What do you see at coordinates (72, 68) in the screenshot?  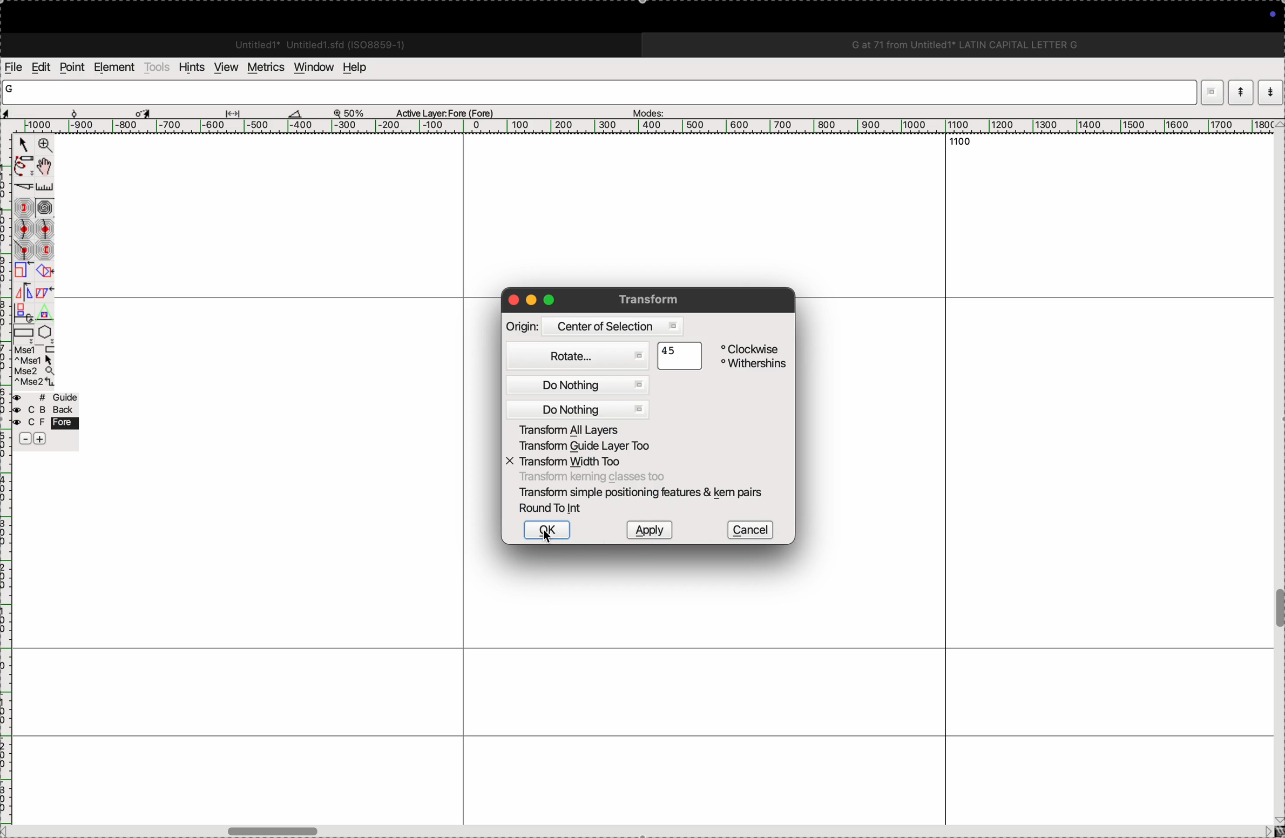 I see `points` at bounding box center [72, 68].